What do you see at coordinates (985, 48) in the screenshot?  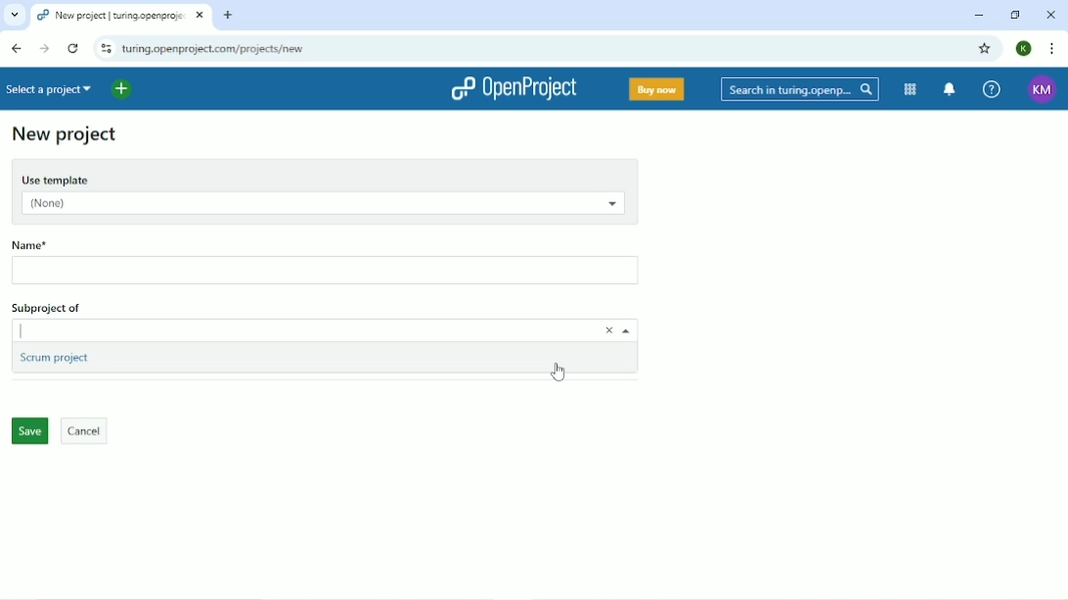 I see `Bookmark this tab` at bounding box center [985, 48].